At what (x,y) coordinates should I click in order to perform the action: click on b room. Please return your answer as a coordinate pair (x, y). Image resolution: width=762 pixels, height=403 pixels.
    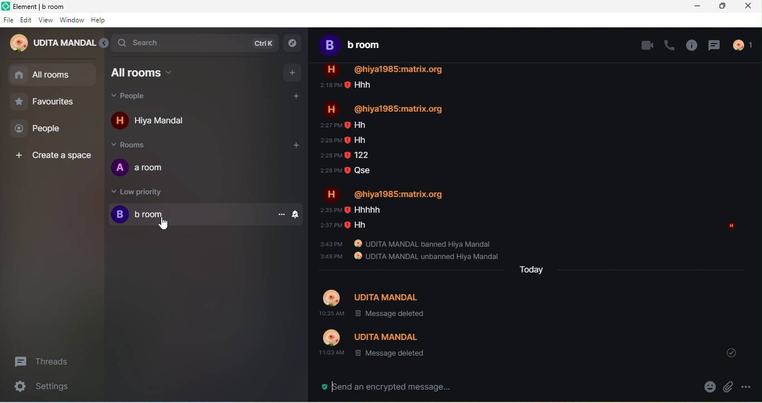
    Looking at the image, I should click on (358, 47).